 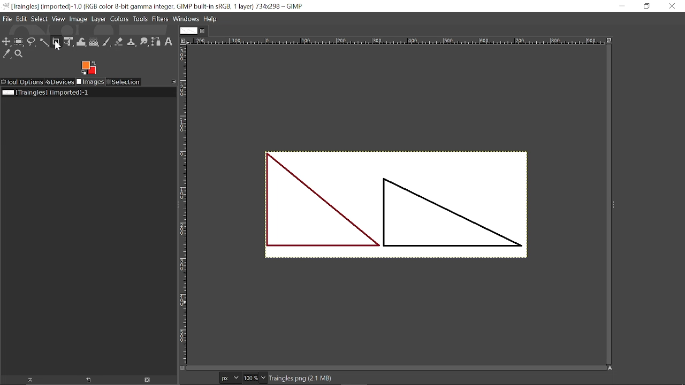 I want to click on Configure this tab, so click(x=172, y=82).